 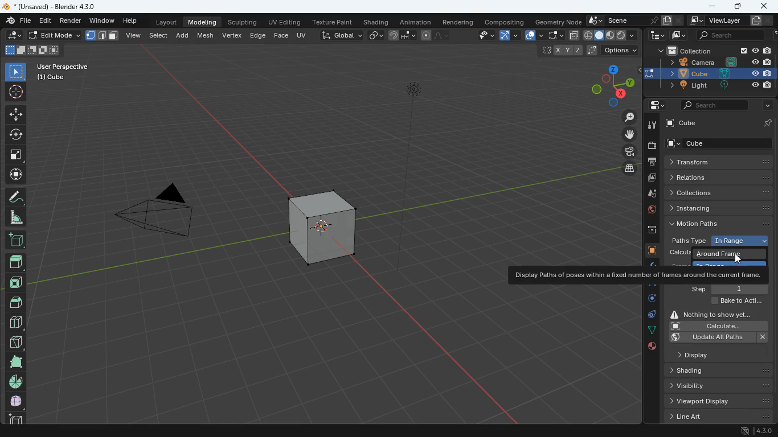 What do you see at coordinates (15, 340) in the screenshot?
I see `diagonal` at bounding box center [15, 340].